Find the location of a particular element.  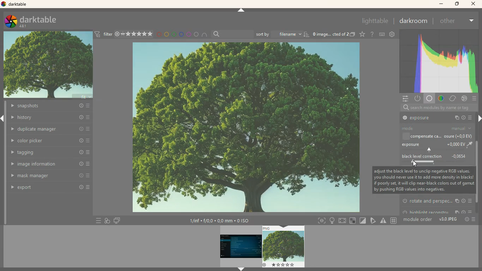

mask manager is located at coordinates (48, 176).